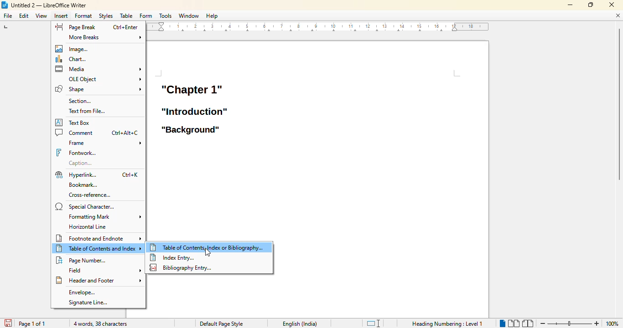  Describe the element at coordinates (99, 280) in the screenshot. I see `header and footer` at that location.